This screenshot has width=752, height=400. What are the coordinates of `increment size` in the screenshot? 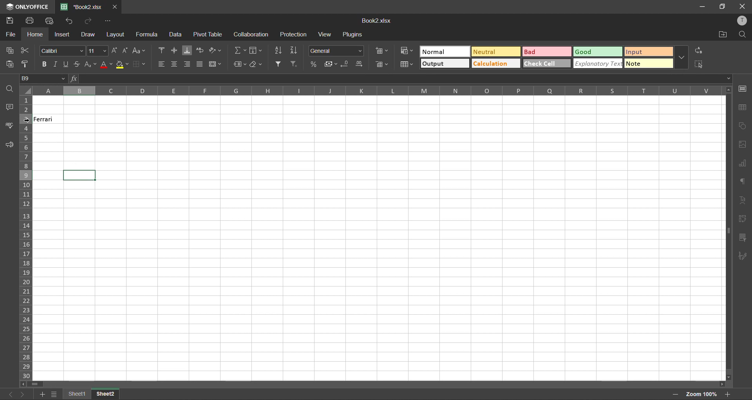 It's located at (114, 50).